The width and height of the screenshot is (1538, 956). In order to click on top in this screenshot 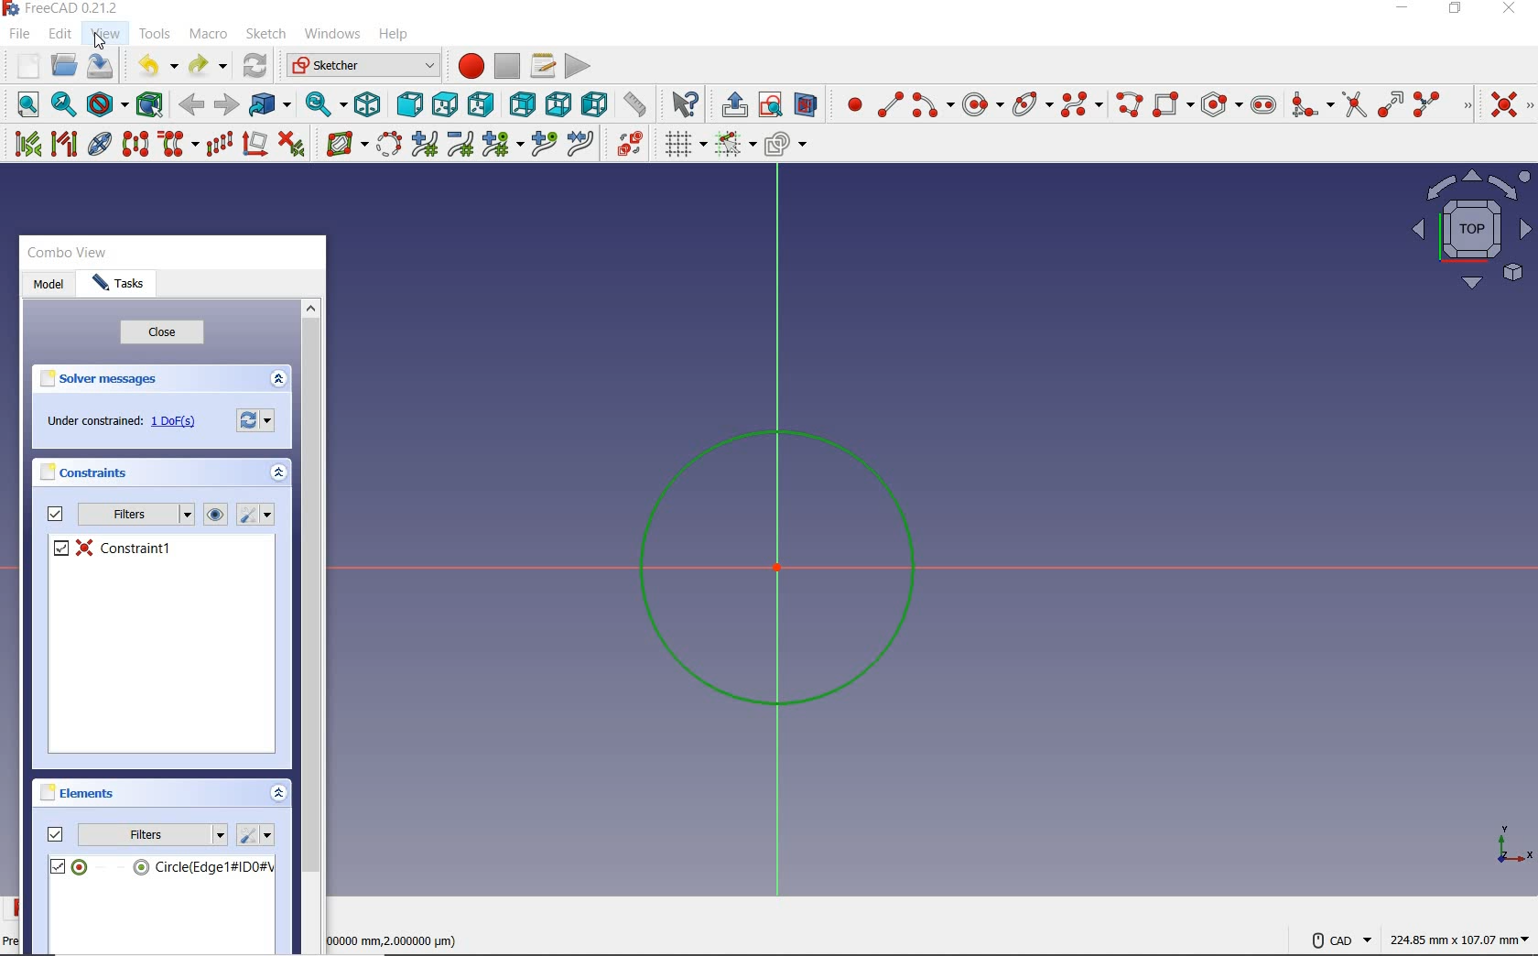, I will do `click(445, 103)`.